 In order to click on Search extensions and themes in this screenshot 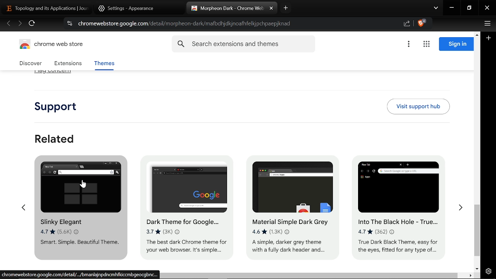, I will do `click(243, 44)`.